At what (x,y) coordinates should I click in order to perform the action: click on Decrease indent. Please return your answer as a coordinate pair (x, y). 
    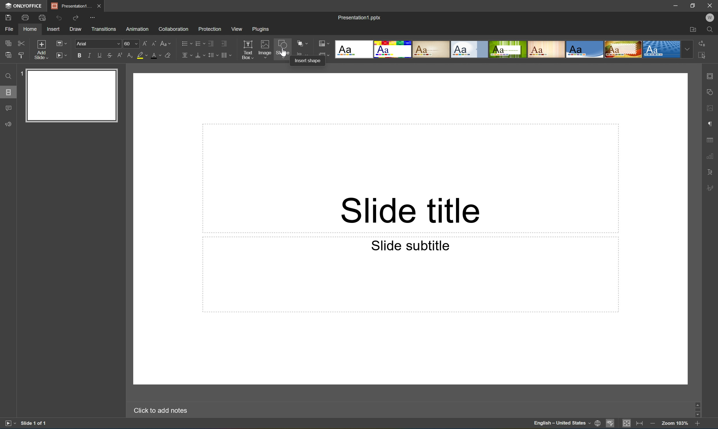
    Looking at the image, I should click on (211, 42).